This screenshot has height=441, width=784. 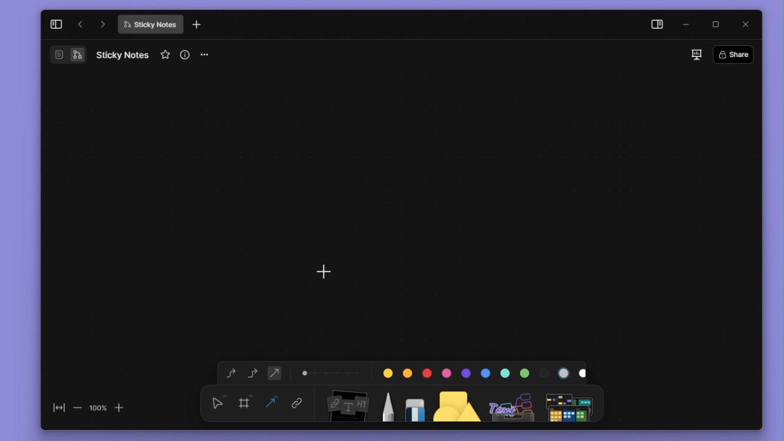 What do you see at coordinates (392, 198) in the screenshot?
I see `canvas grid` at bounding box center [392, 198].